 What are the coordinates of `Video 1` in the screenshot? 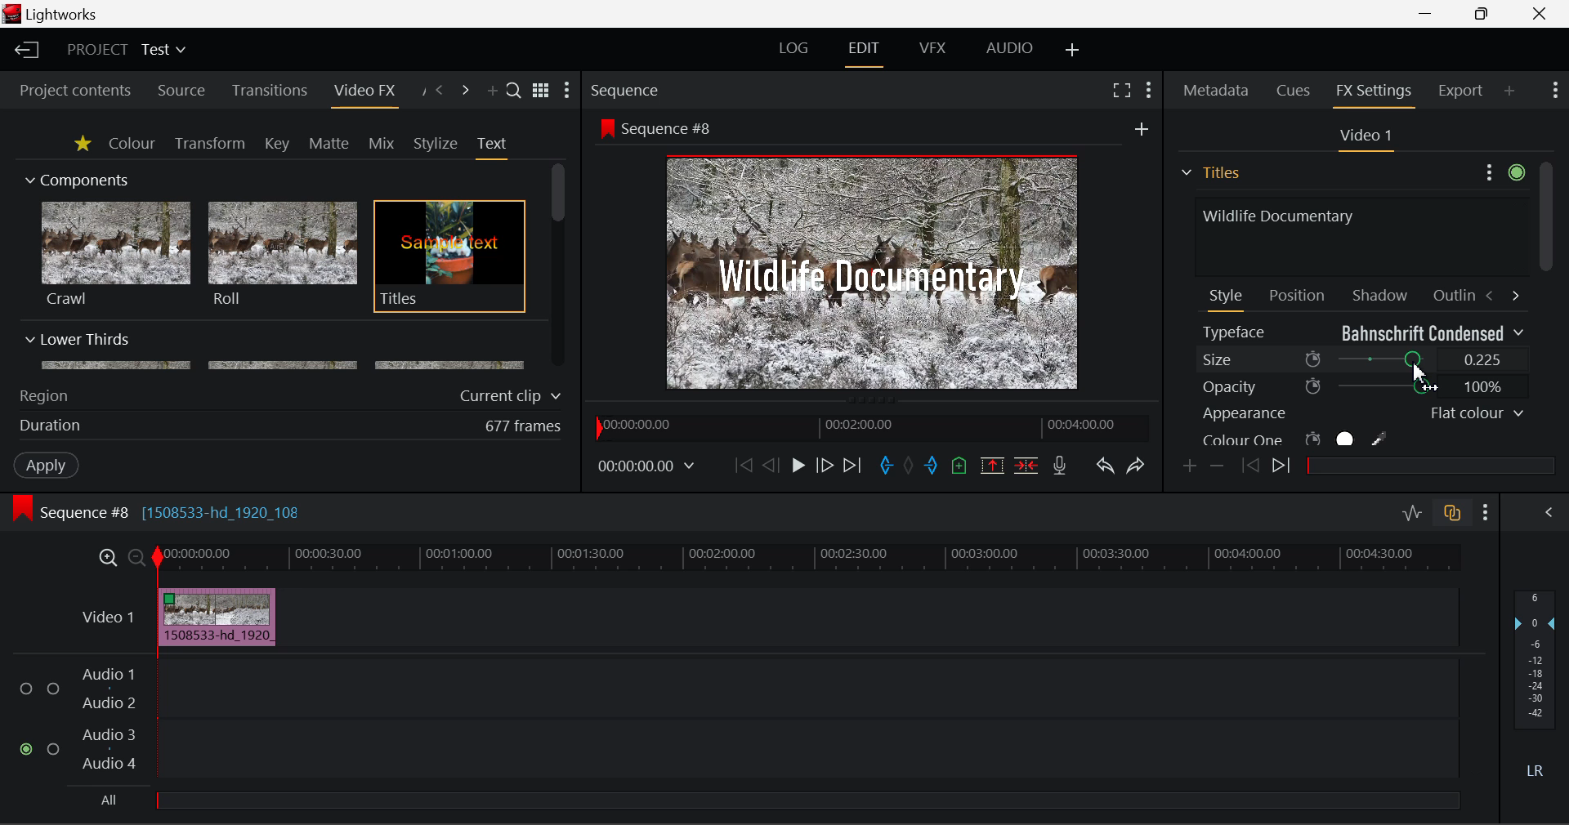 It's located at (1363, 136).